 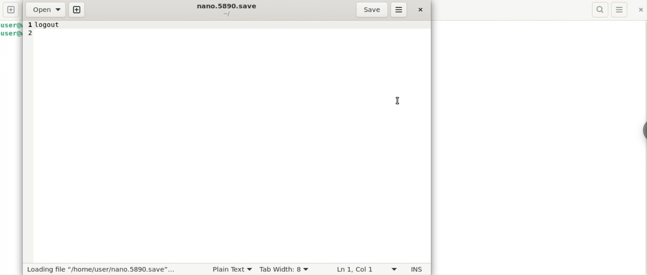 I want to click on Close, so click(x=420, y=11).